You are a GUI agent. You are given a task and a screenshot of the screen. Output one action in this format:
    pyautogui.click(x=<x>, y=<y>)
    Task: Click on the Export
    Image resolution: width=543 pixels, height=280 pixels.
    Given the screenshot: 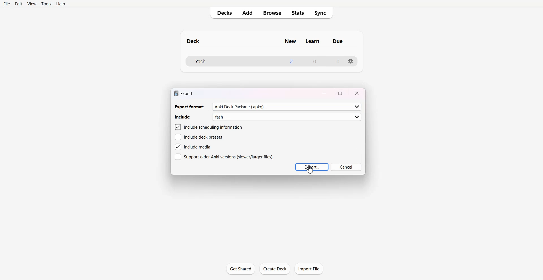 What is the action you would take?
    pyautogui.click(x=312, y=167)
    